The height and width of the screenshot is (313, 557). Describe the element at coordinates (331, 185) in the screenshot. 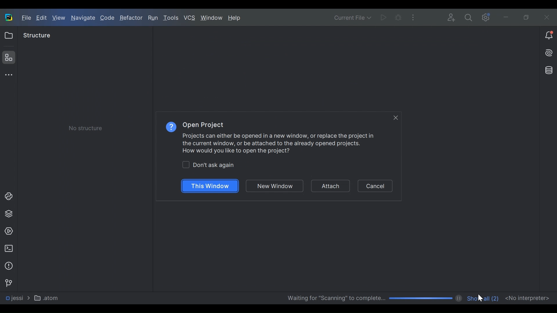

I see `Attach` at that location.